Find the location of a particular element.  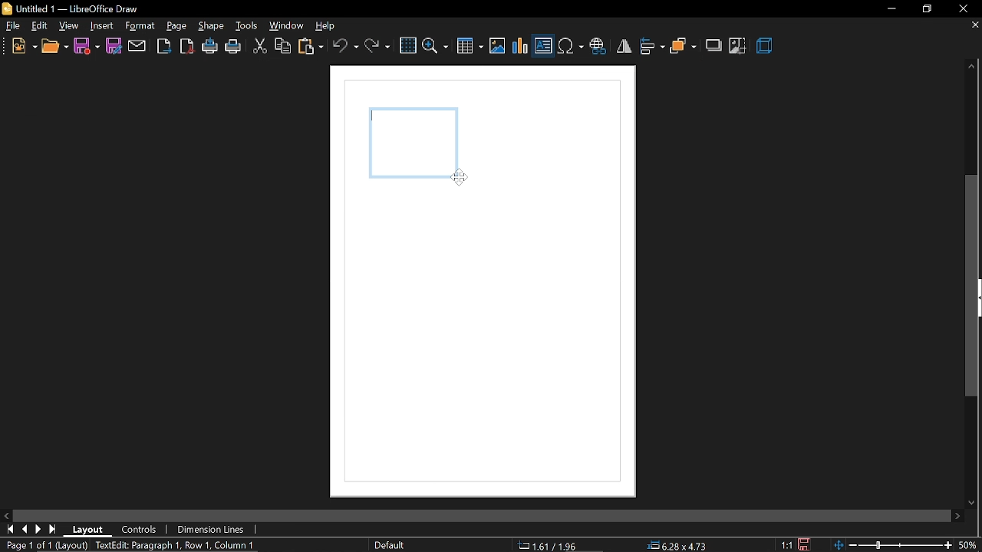

export as pdf is located at coordinates (186, 46).